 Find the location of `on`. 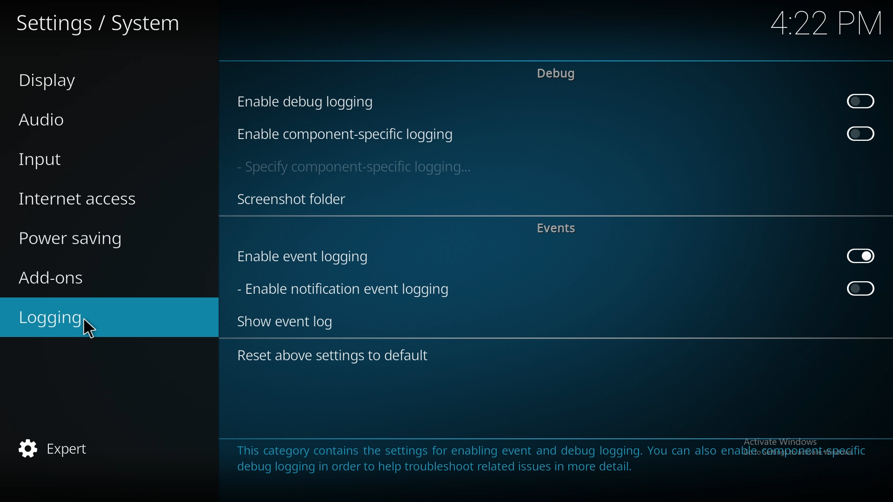

on is located at coordinates (860, 256).